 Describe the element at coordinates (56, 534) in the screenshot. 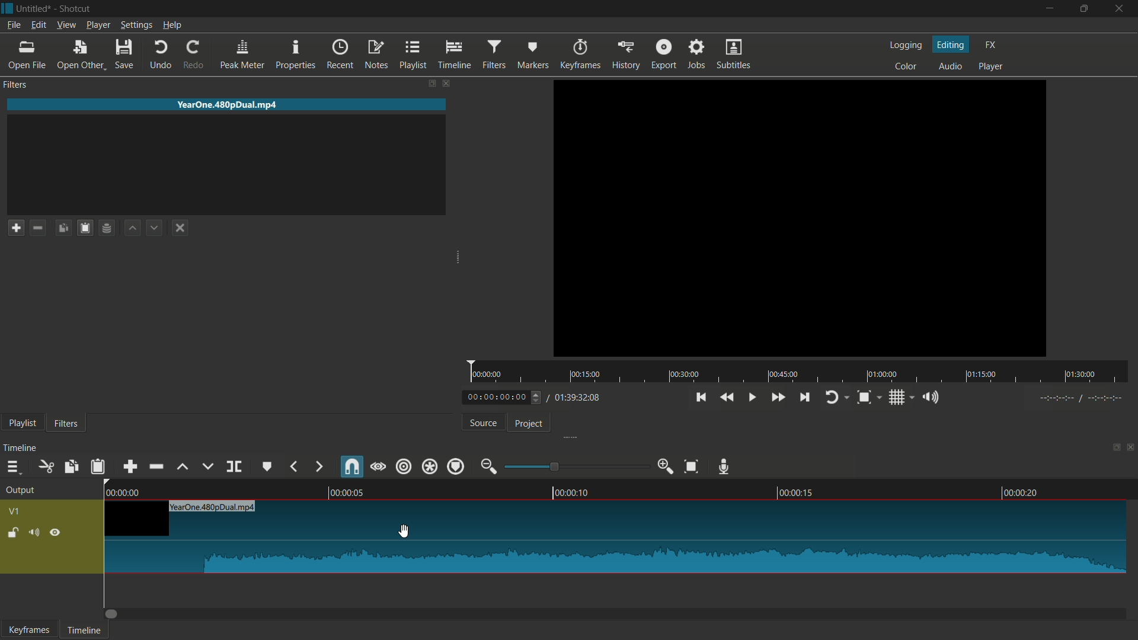

I see `hide` at that location.